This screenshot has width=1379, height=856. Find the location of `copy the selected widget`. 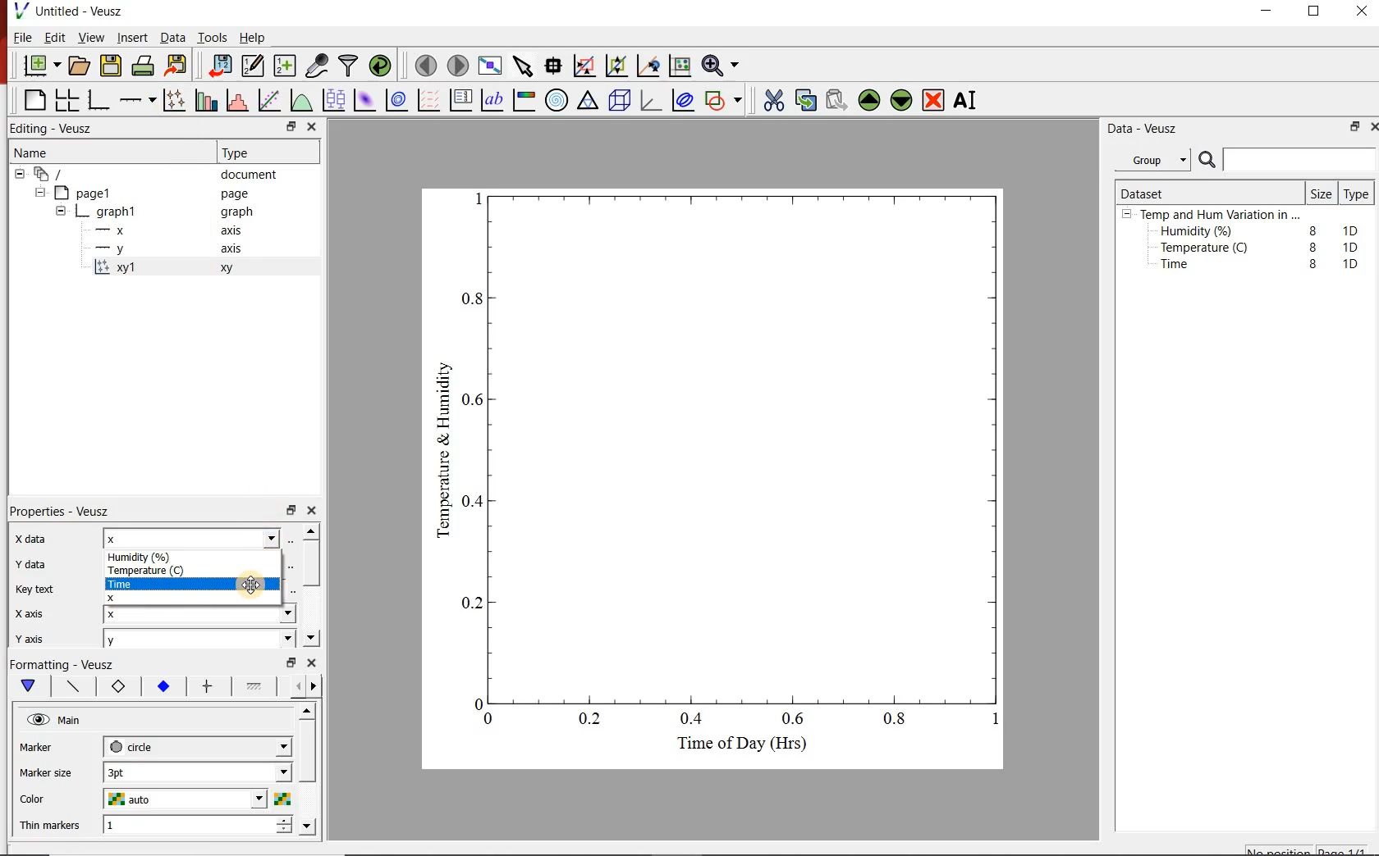

copy the selected widget is located at coordinates (805, 100).